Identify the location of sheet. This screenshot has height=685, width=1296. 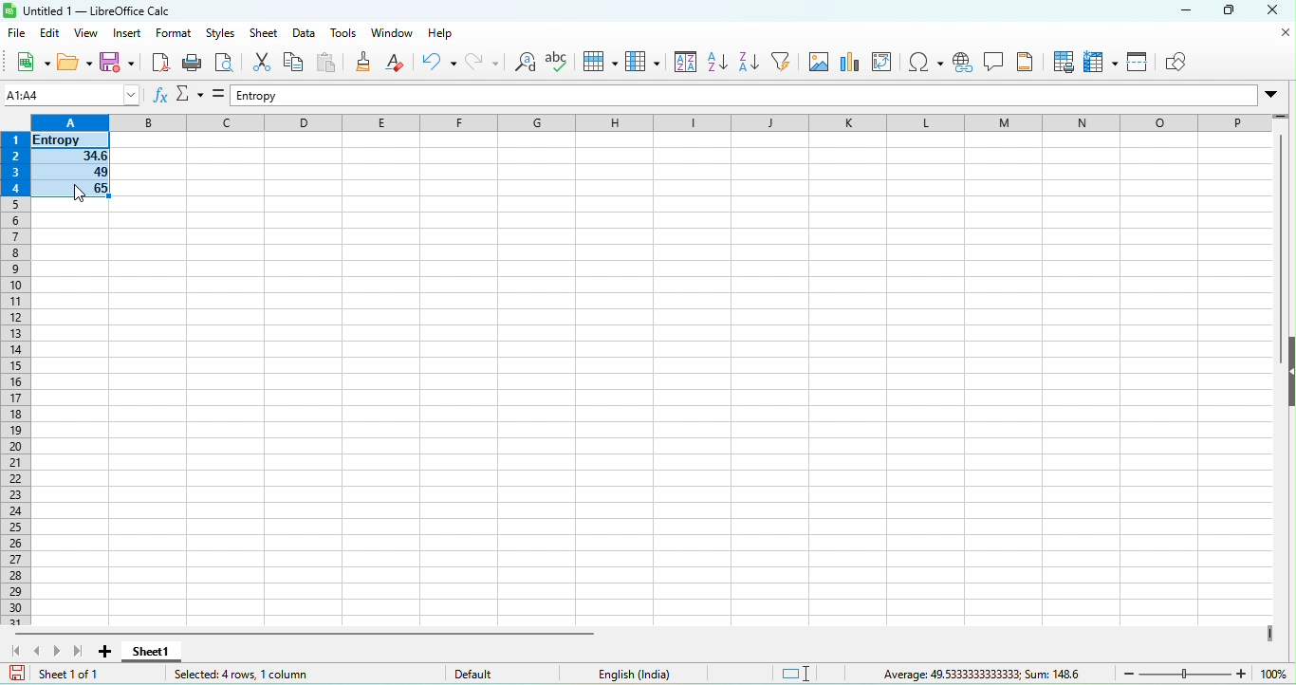
(264, 35).